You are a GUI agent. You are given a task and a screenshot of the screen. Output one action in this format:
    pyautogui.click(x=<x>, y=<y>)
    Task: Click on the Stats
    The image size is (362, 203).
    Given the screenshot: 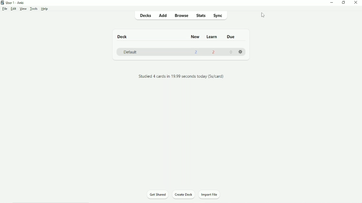 What is the action you would take?
    pyautogui.click(x=201, y=15)
    